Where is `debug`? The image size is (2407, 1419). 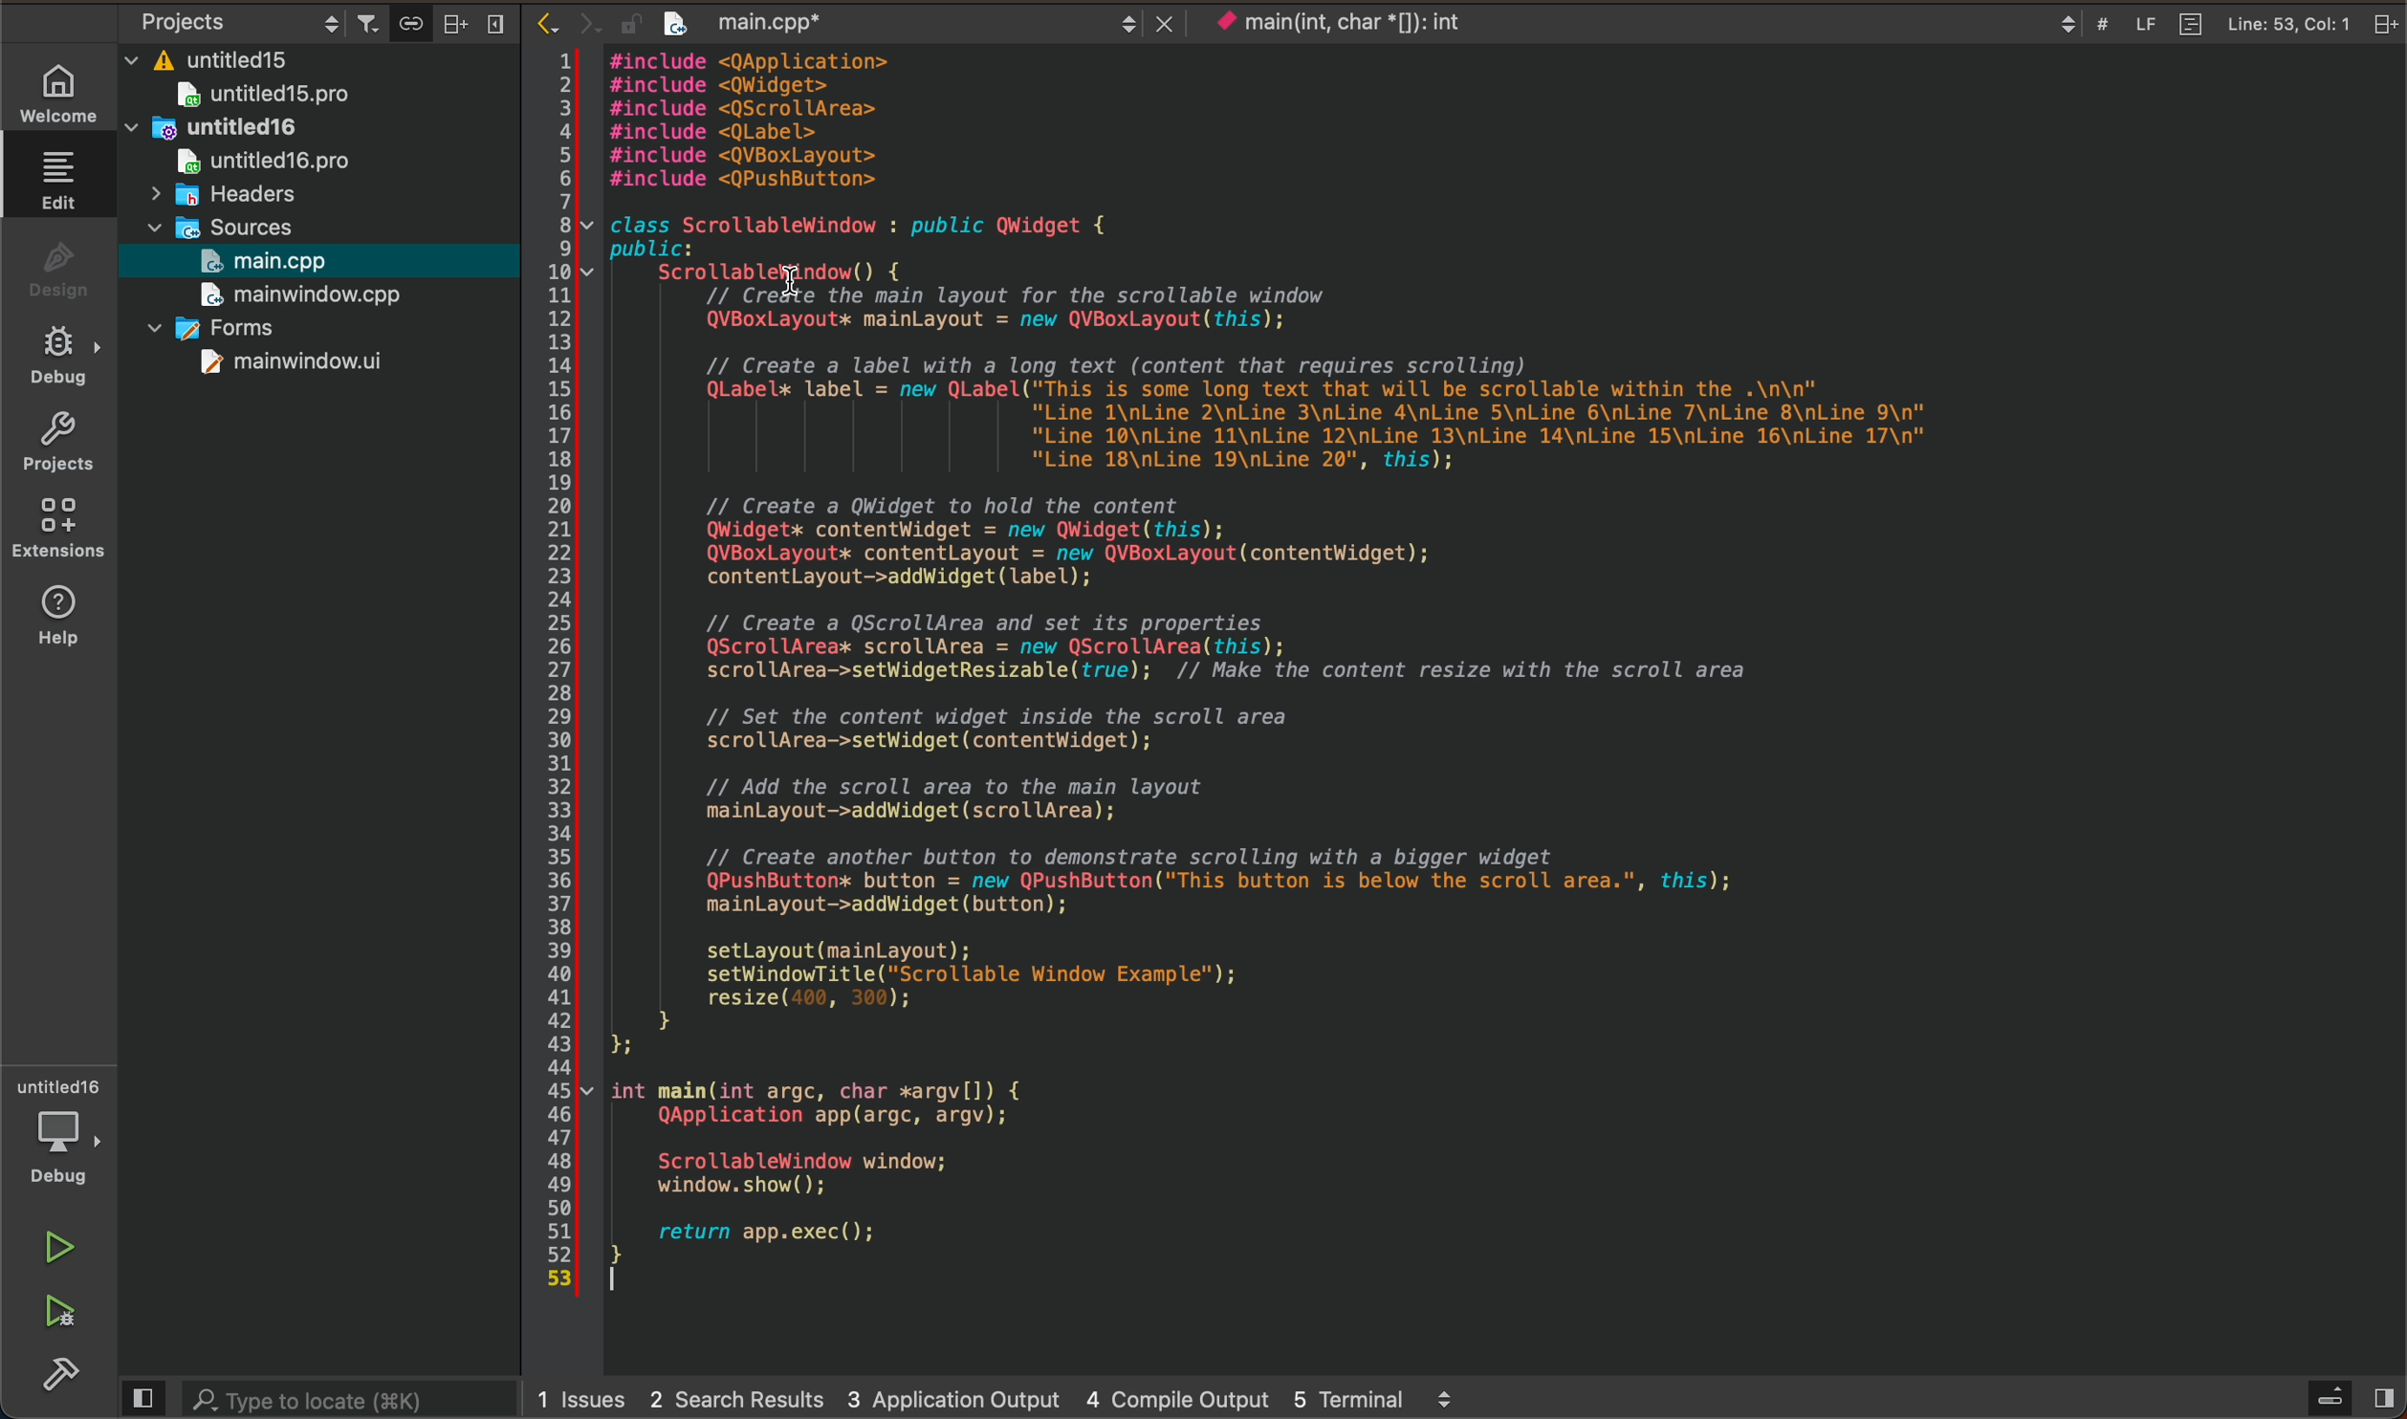 debug is located at coordinates (58, 358).